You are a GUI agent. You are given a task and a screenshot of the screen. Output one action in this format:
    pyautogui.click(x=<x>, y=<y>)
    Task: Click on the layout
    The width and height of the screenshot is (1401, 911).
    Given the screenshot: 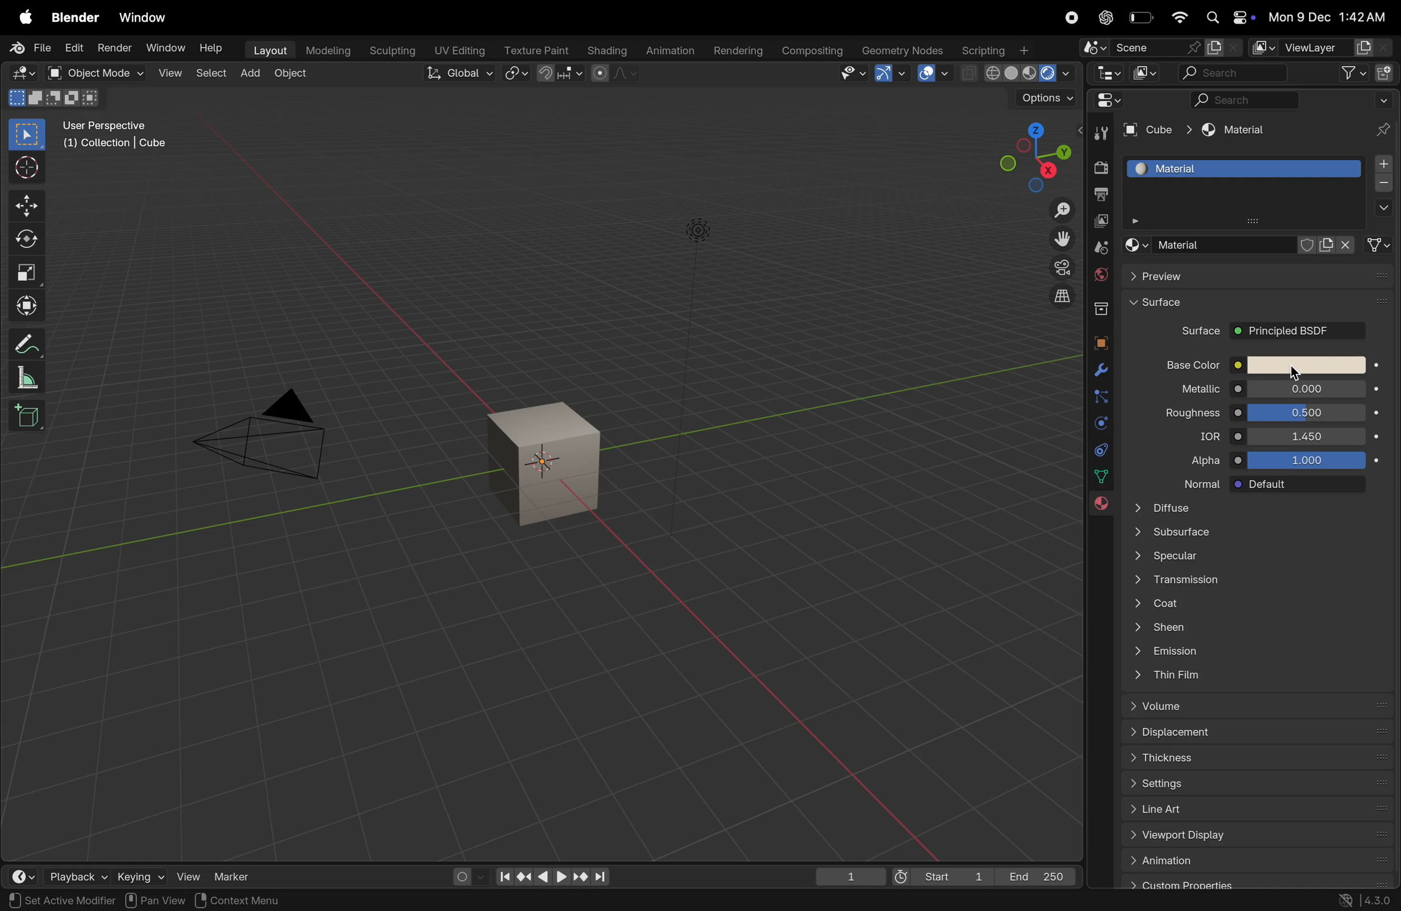 What is the action you would take?
    pyautogui.click(x=268, y=51)
    